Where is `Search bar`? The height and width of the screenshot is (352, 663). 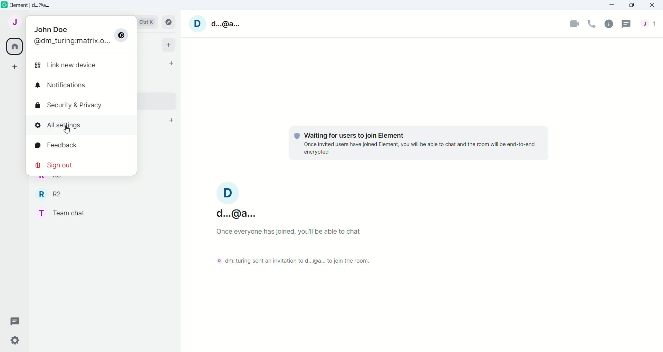 Search bar is located at coordinates (147, 23).